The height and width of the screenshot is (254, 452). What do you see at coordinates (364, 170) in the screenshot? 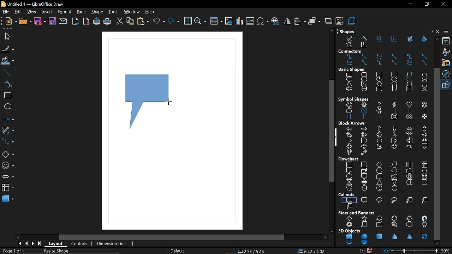
I see `multidocument` at bounding box center [364, 170].